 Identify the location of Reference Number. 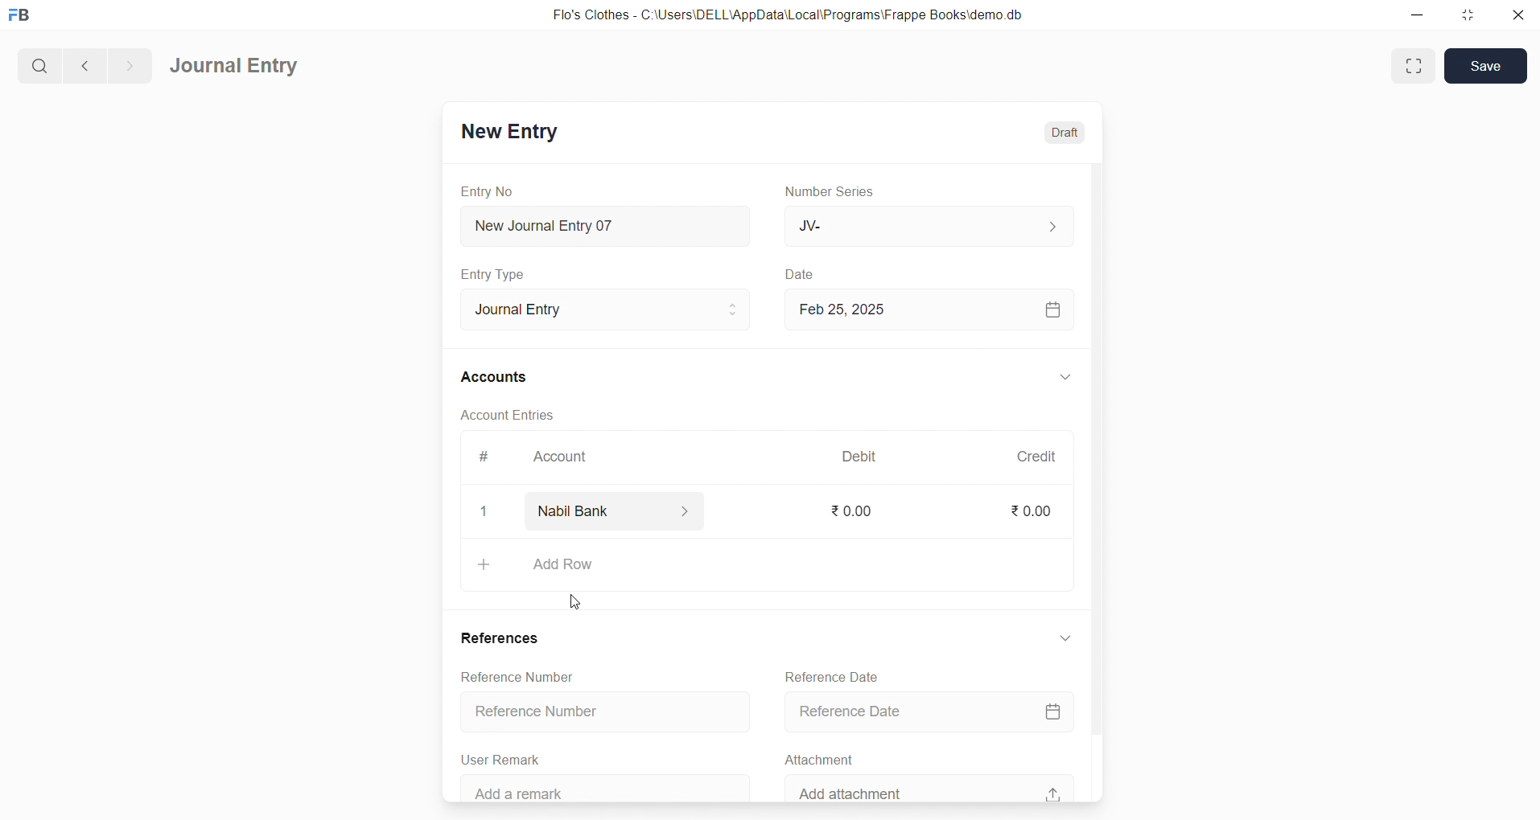
(599, 713).